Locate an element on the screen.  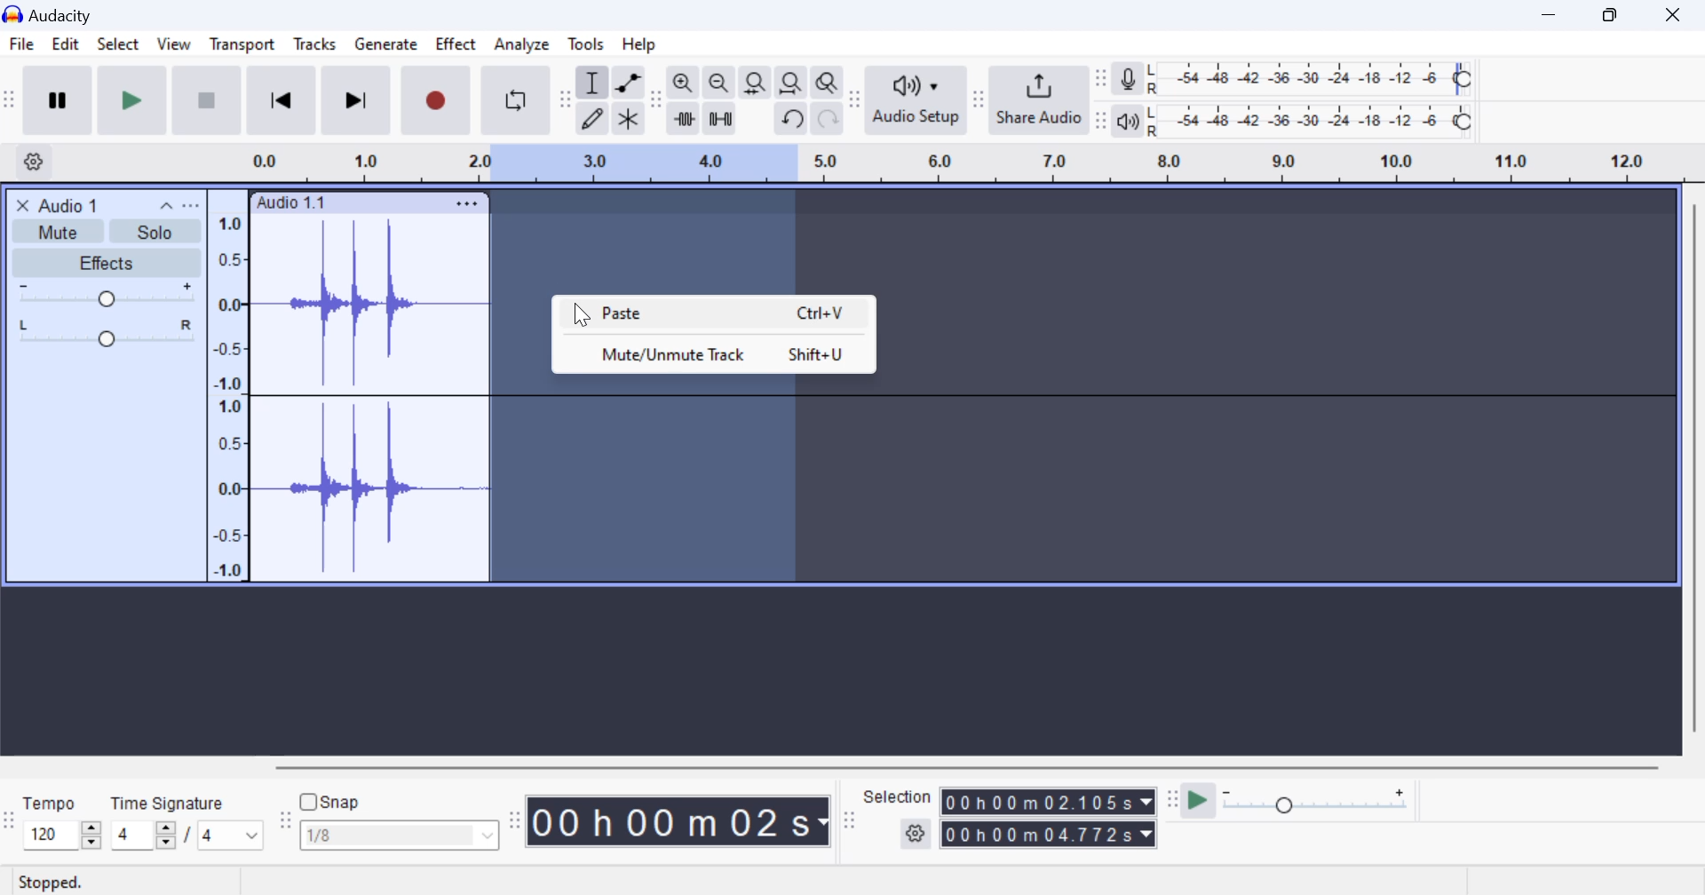
Clip Title is located at coordinates (76, 204).